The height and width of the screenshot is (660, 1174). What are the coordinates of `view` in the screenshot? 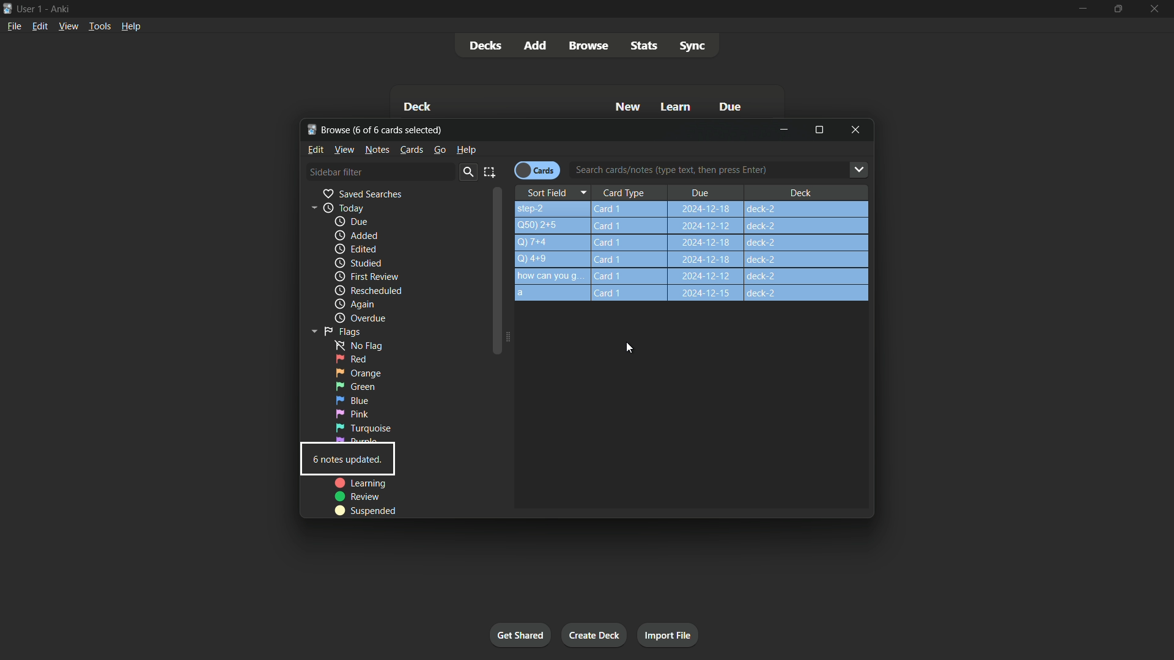 It's located at (345, 149).